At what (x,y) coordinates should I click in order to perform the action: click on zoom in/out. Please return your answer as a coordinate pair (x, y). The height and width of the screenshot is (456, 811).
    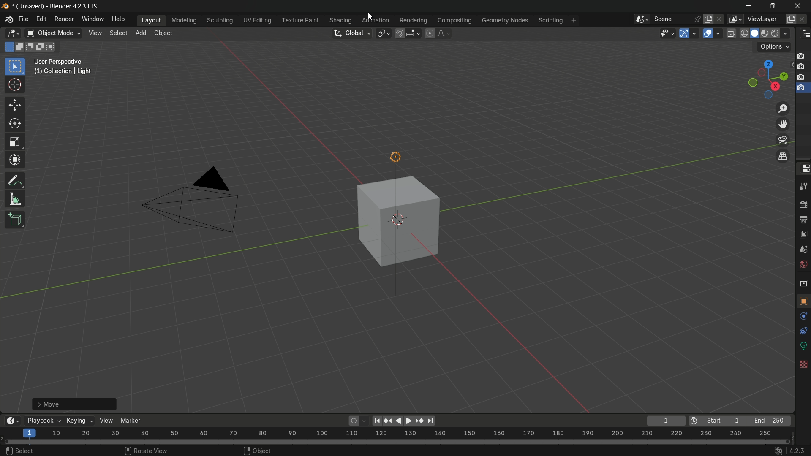
    Looking at the image, I should click on (783, 108).